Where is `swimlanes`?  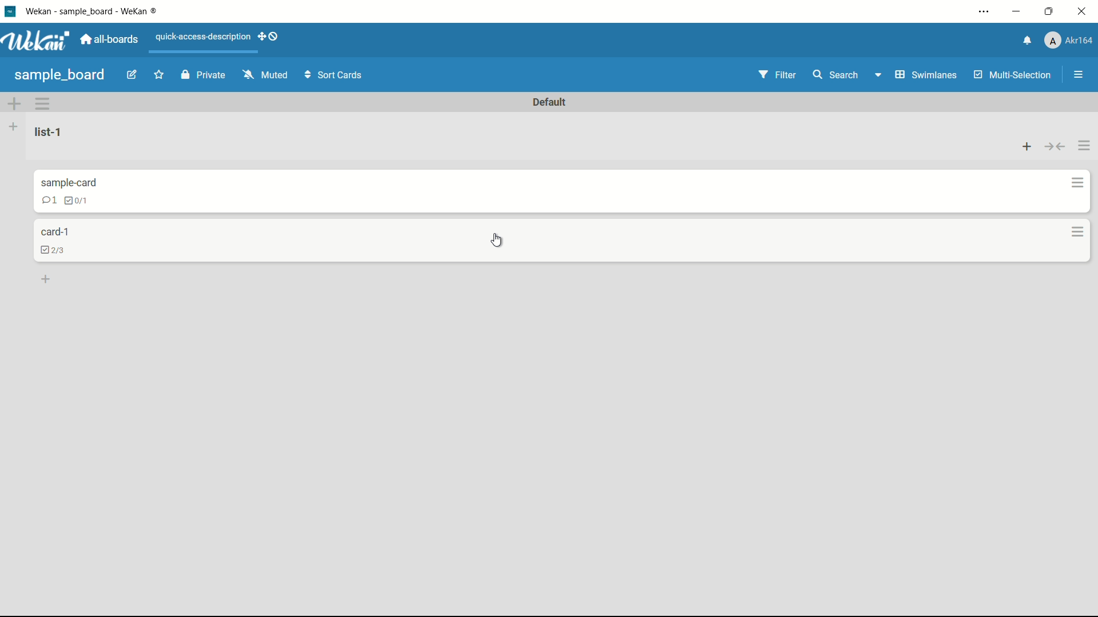
swimlanes is located at coordinates (917, 75).